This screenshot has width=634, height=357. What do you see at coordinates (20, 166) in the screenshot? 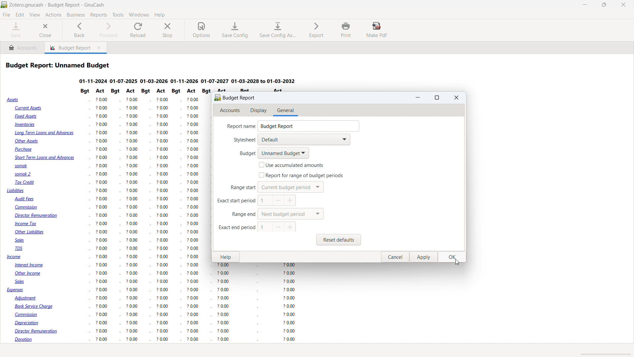
I see `somak` at bounding box center [20, 166].